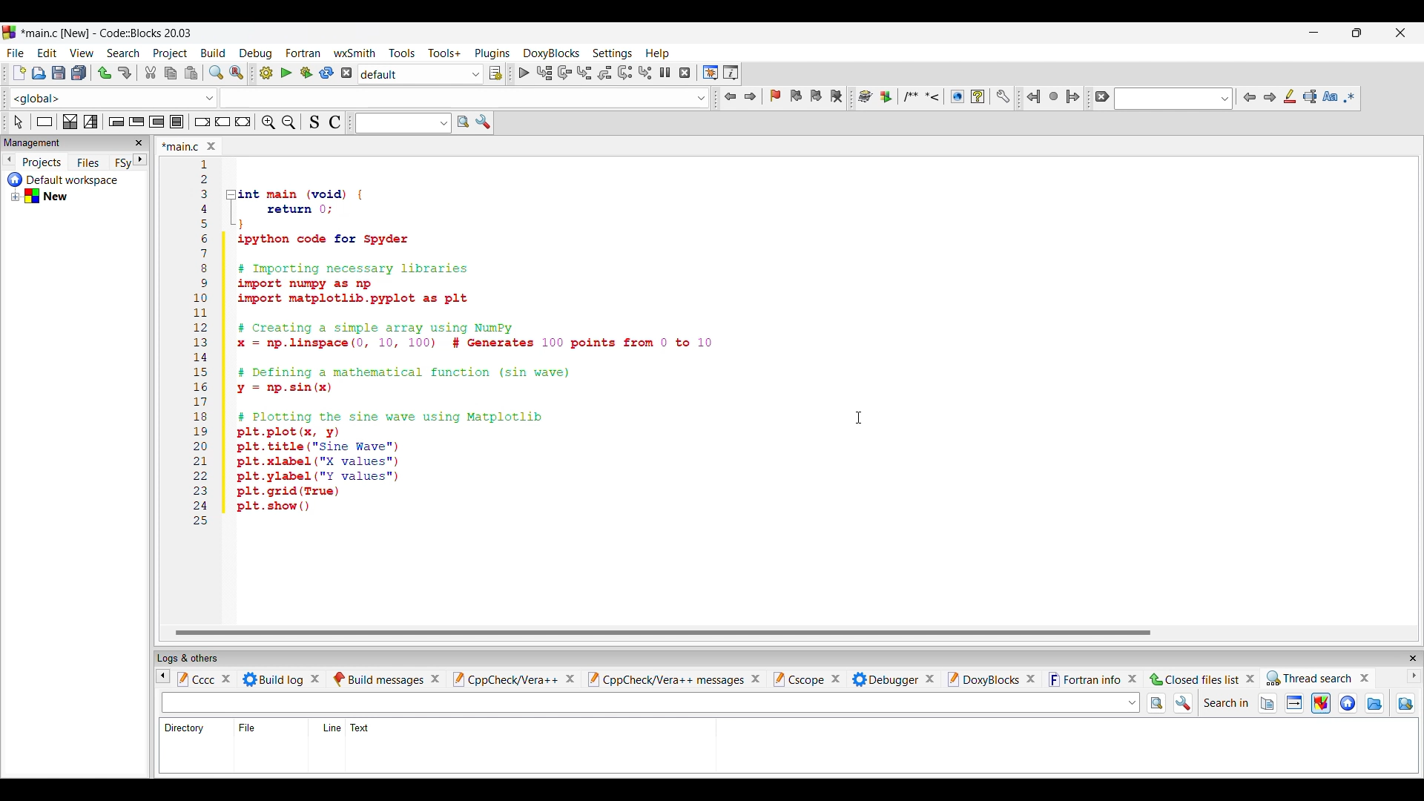 The height and width of the screenshot is (801, 1424). What do you see at coordinates (216, 73) in the screenshot?
I see `Find` at bounding box center [216, 73].